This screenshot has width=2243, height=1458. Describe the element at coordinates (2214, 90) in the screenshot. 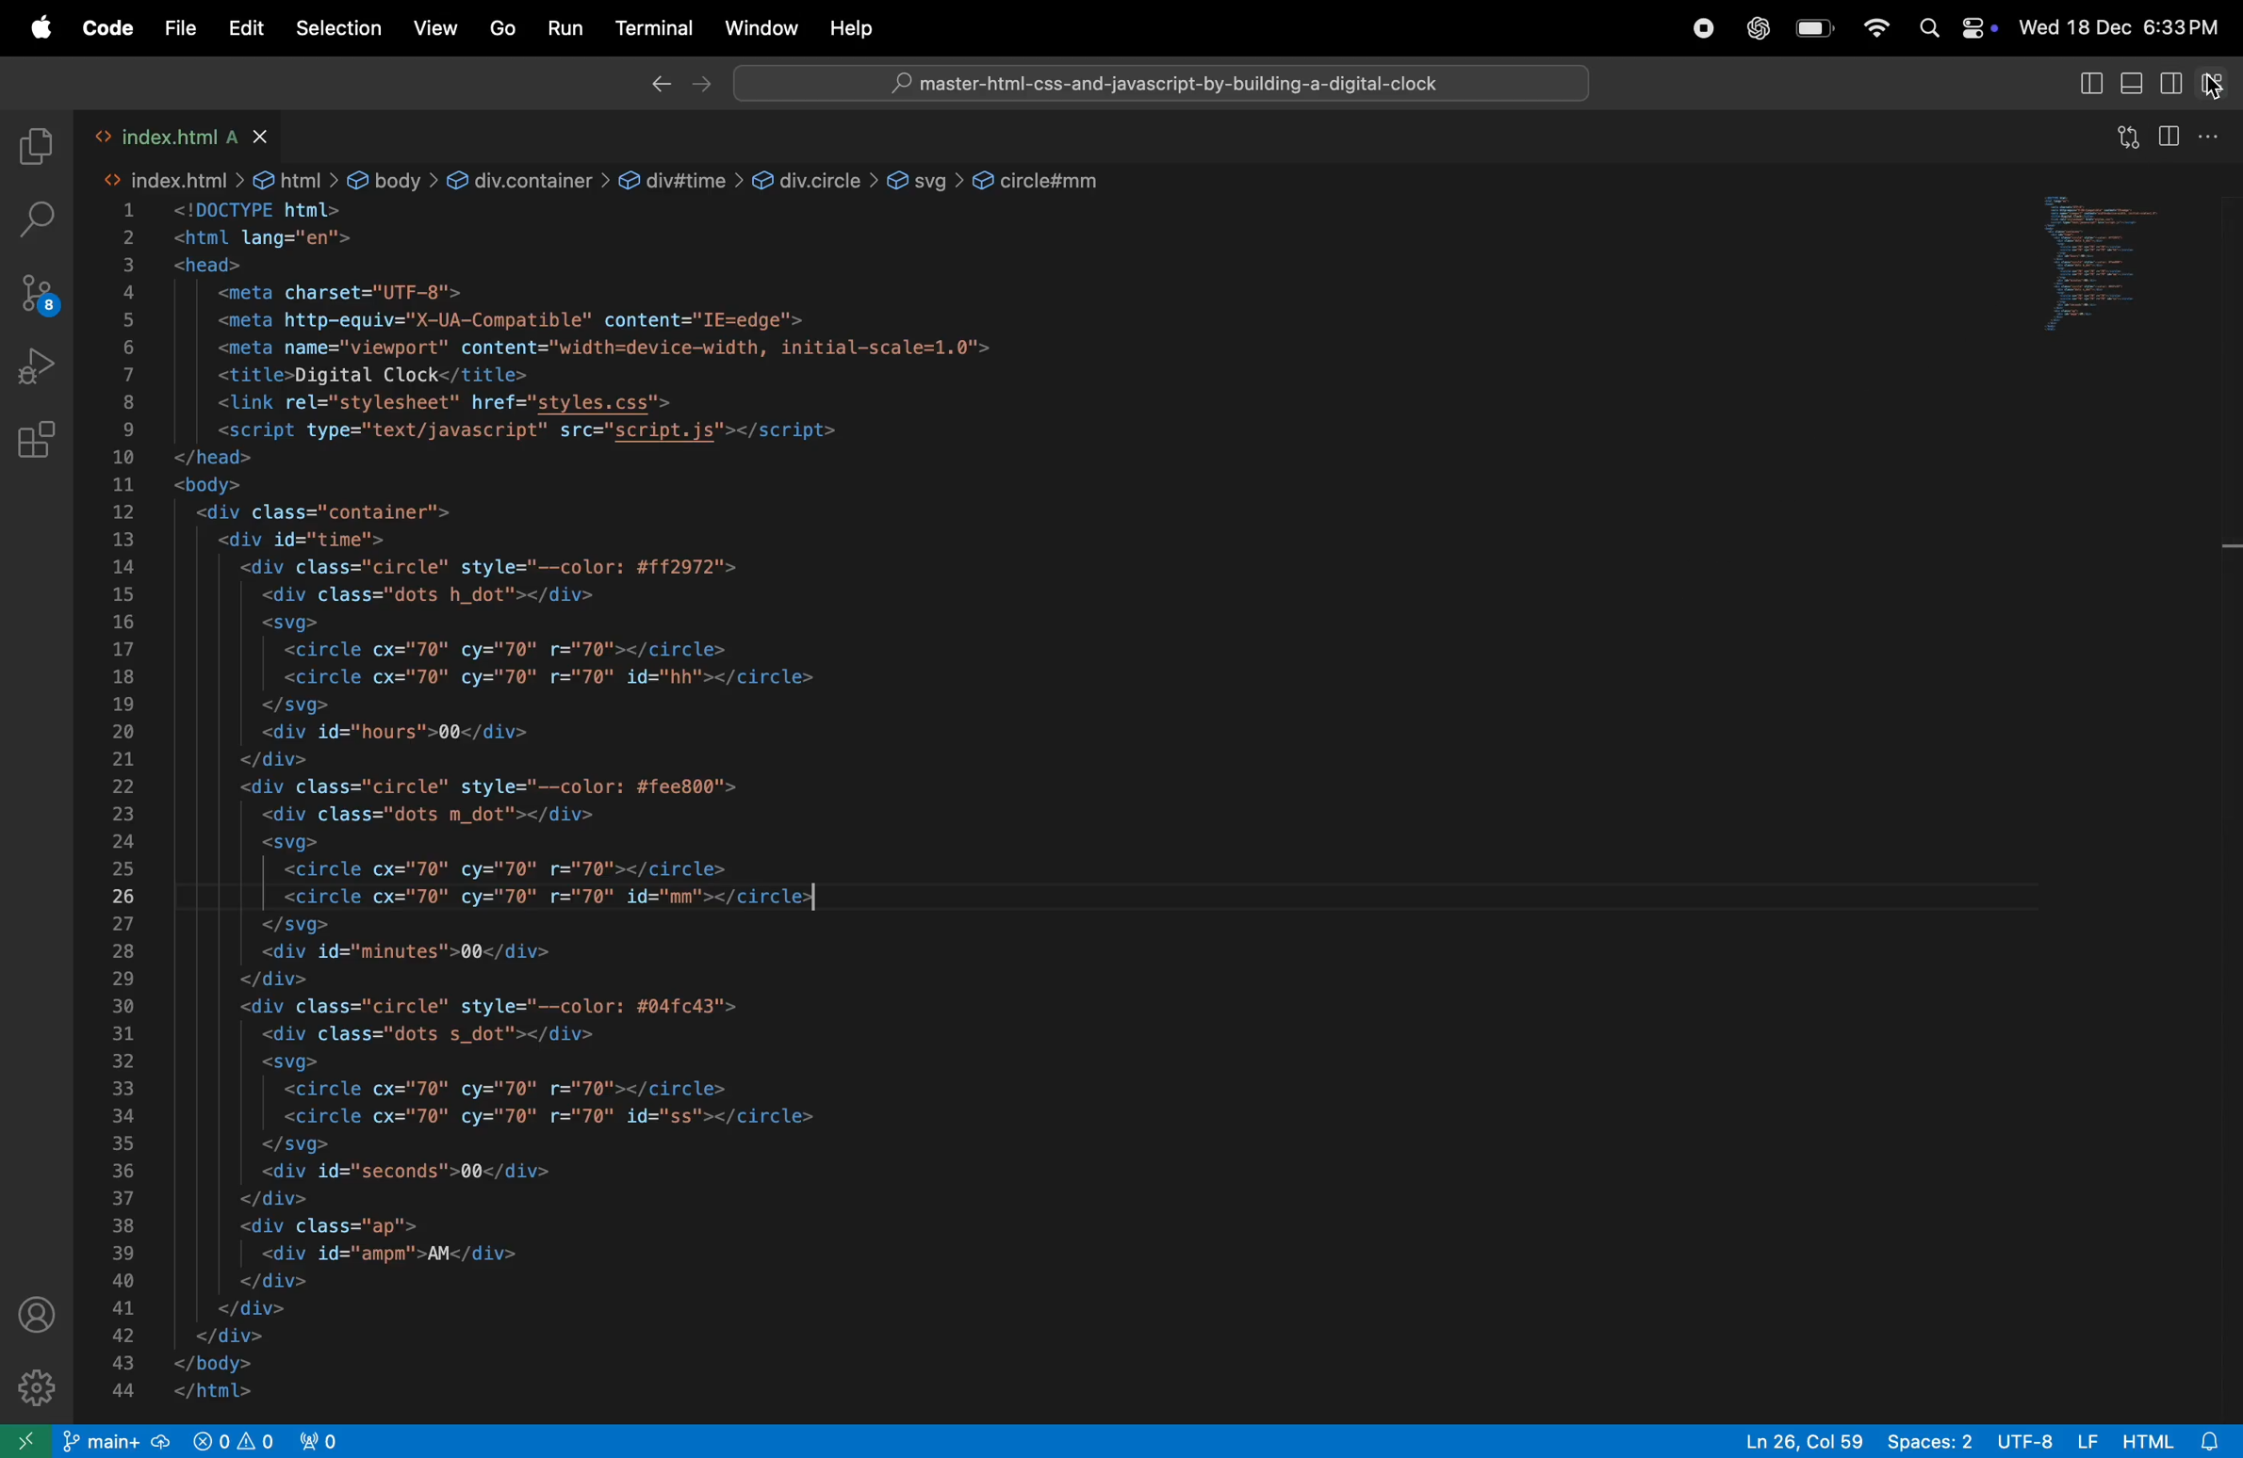

I see `cursor` at that location.